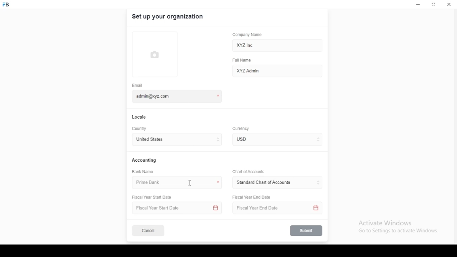 The height and width of the screenshot is (257, 457). I want to click on Fiscal Year End Date, so click(275, 208).